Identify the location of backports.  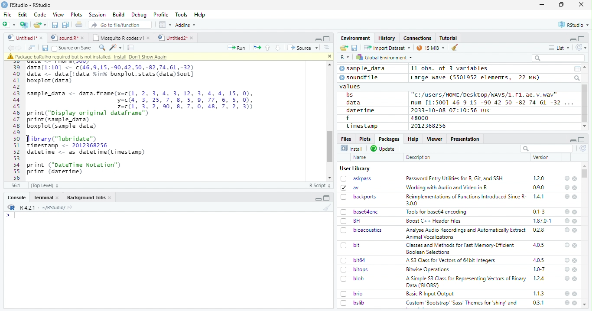
(360, 197).